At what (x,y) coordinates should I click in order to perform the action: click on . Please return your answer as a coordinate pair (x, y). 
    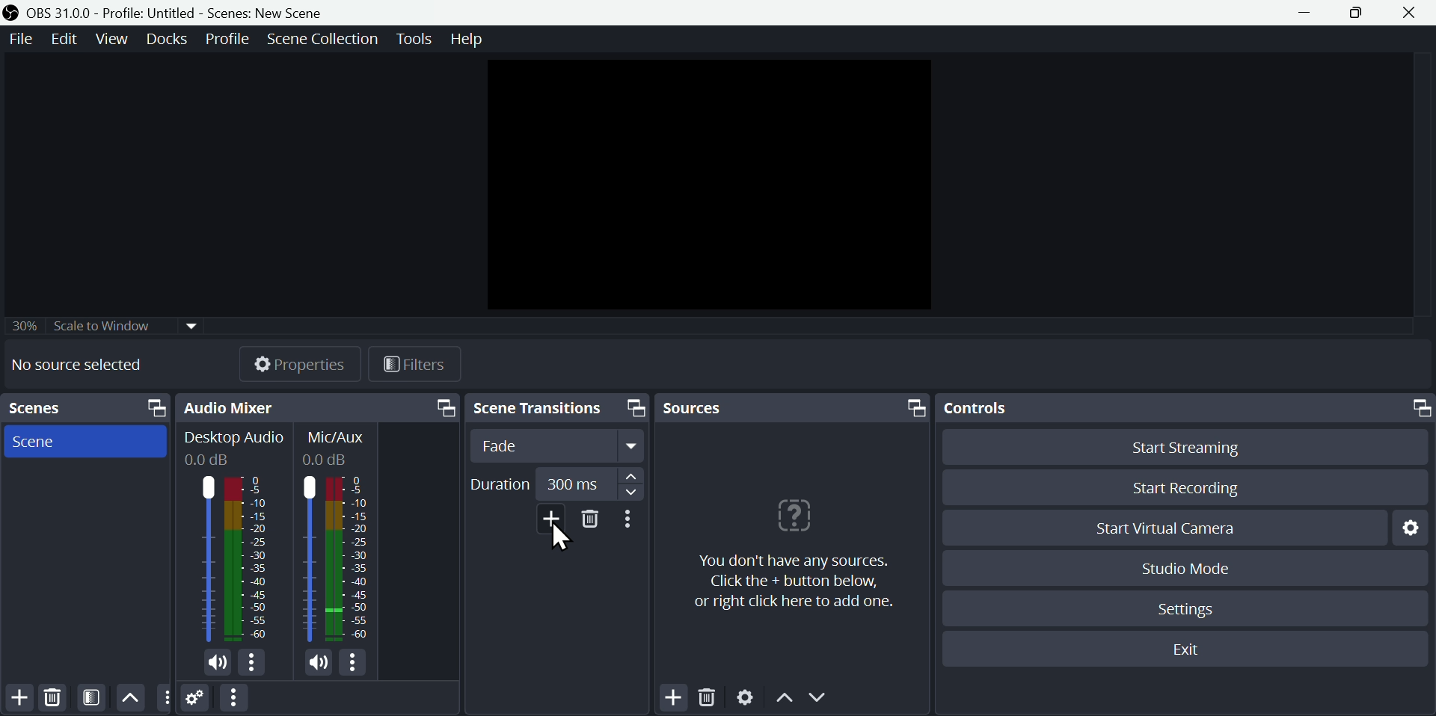
    Looking at the image, I should click on (557, 410).